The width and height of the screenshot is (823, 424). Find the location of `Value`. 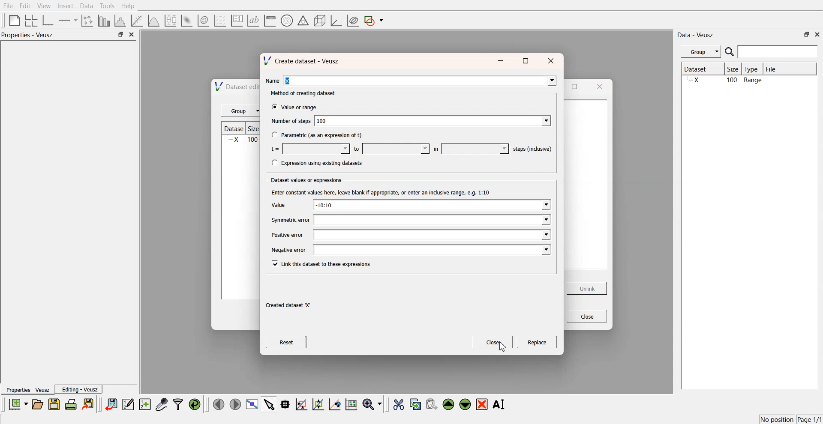

Value is located at coordinates (282, 204).